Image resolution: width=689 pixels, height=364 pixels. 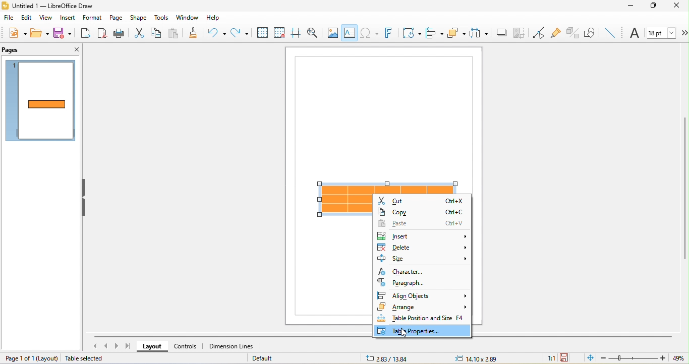 I want to click on cursor movement, so click(x=407, y=334).